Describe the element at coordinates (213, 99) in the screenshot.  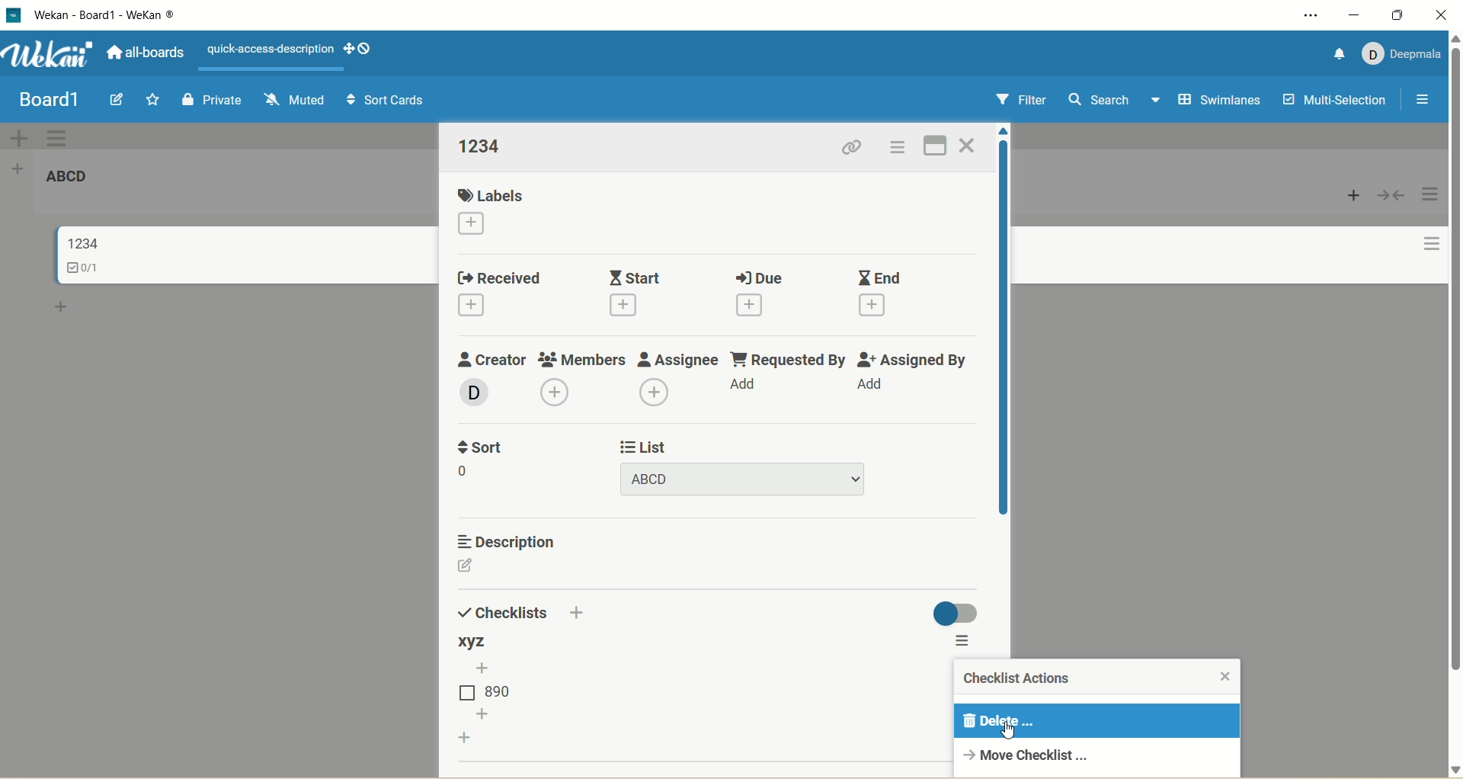
I see `private` at that location.